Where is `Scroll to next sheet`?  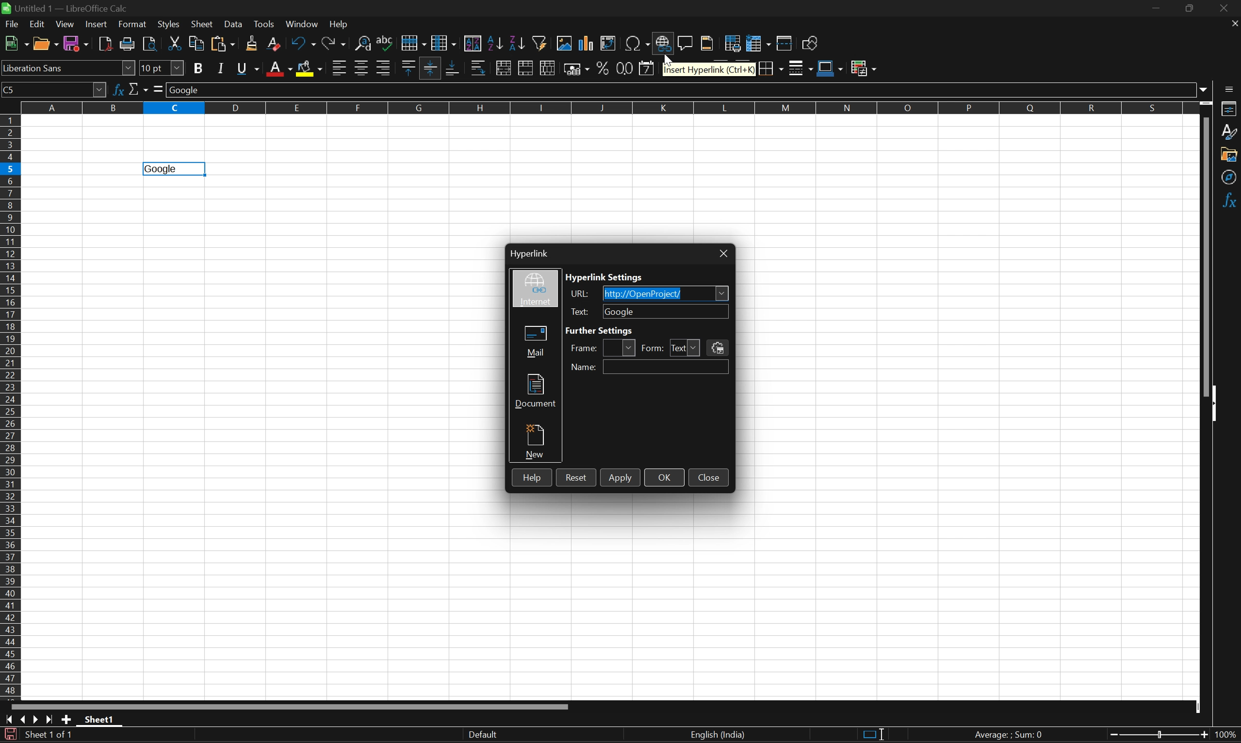
Scroll to next sheet is located at coordinates (34, 720).